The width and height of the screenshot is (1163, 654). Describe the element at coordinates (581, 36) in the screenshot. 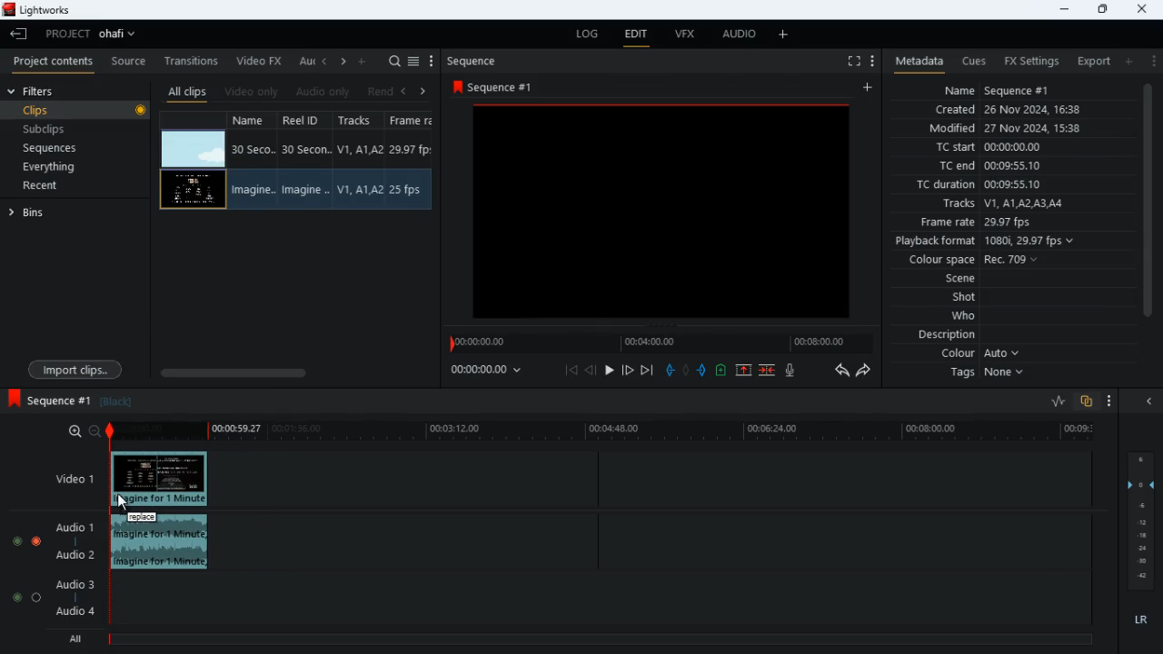

I see `log` at that location.